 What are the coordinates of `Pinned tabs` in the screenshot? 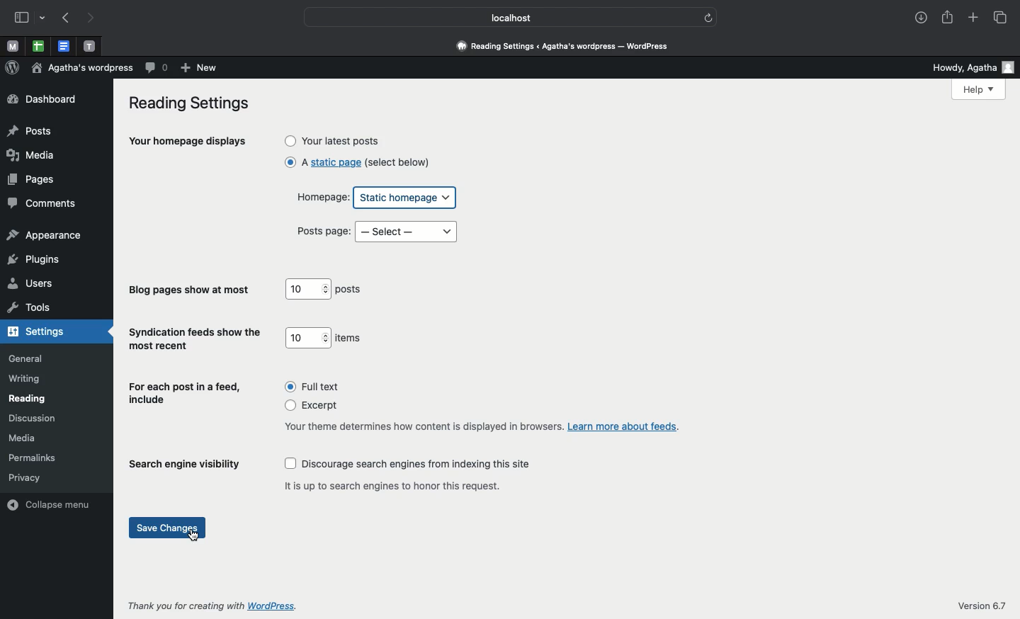 It's located at (10, 45).